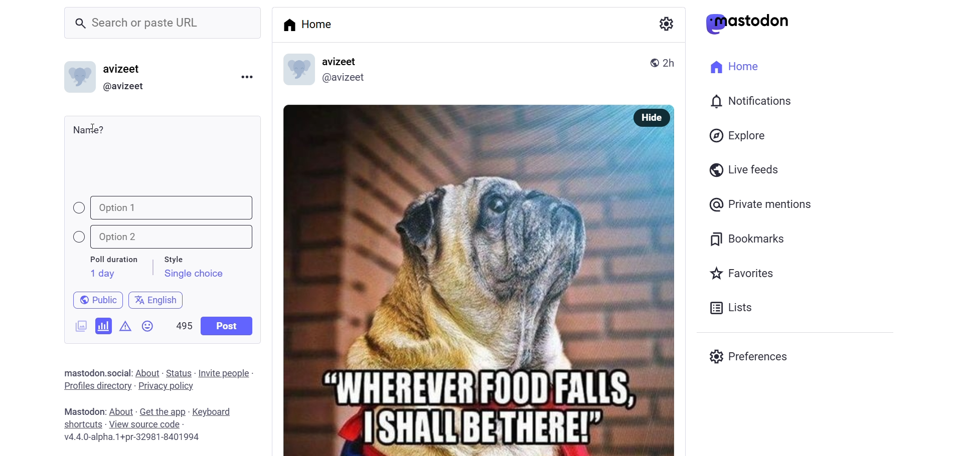 The image size is (957, 456). I want to click on preferences, so click(751, 355).